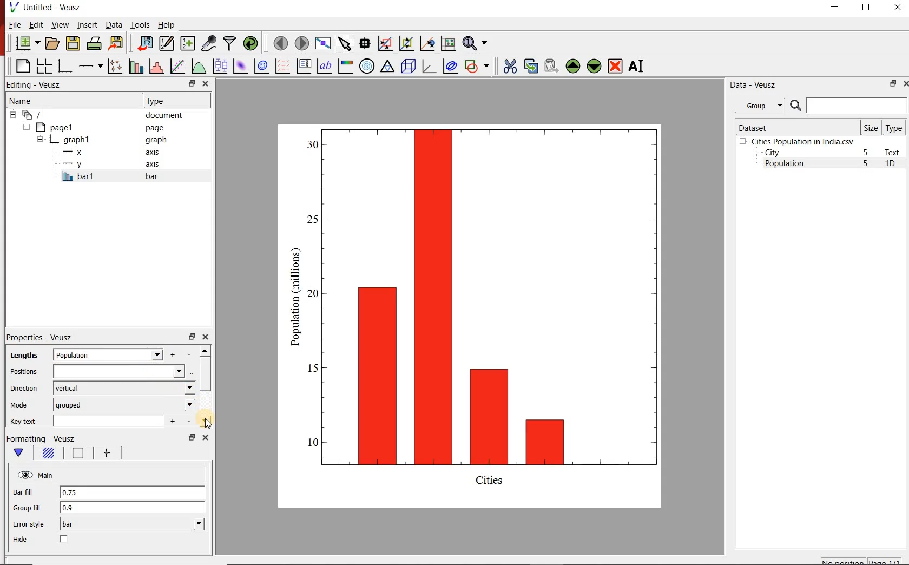 Image resolution: width=909 pixels, height=565 pixels. I want to click on graph1, so click(483, 313).